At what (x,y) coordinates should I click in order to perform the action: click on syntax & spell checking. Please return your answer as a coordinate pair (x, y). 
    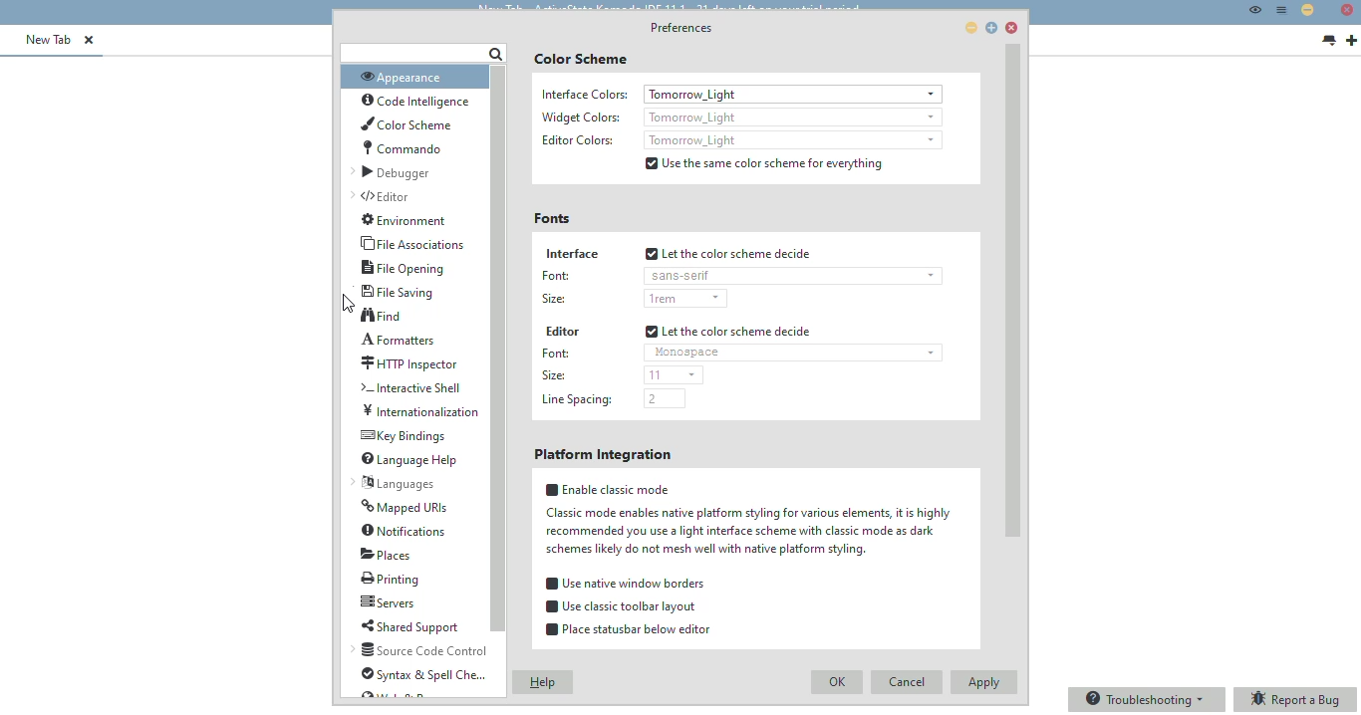
    Looking at the image, I should click on (423, 674).